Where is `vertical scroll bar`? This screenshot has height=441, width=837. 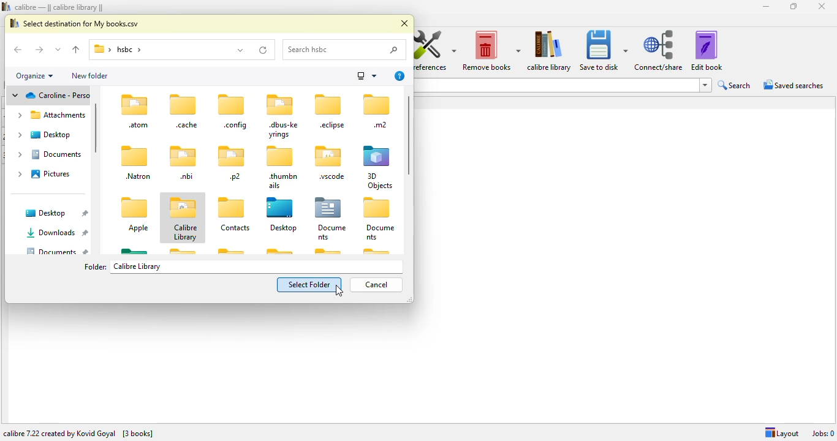 vertical scroll bar is located at coordinates (409, 134).